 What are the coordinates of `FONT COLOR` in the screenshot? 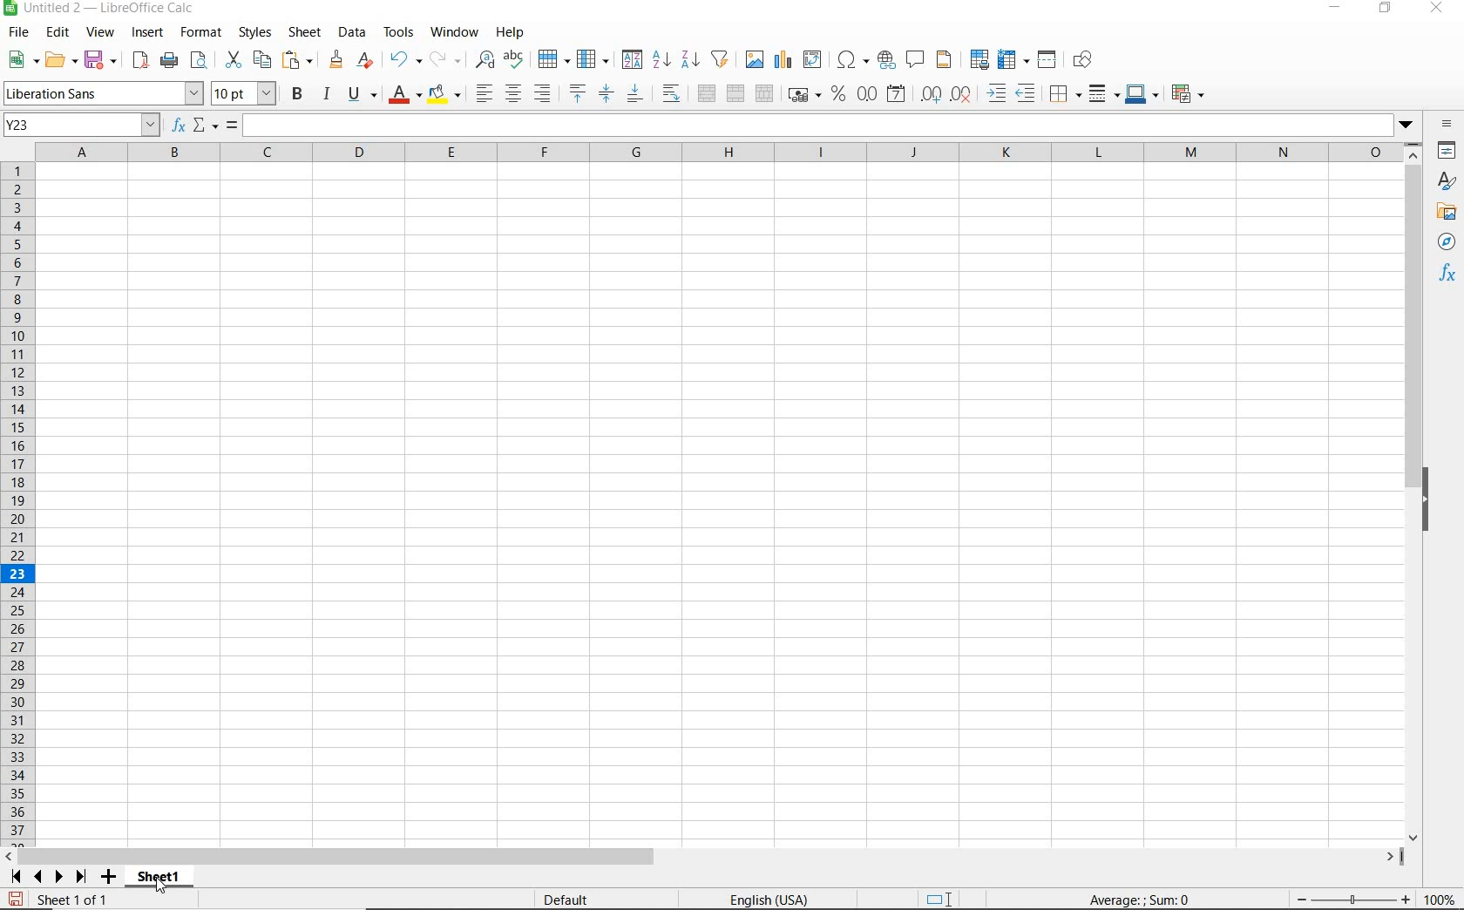 It's located at (404, 96).